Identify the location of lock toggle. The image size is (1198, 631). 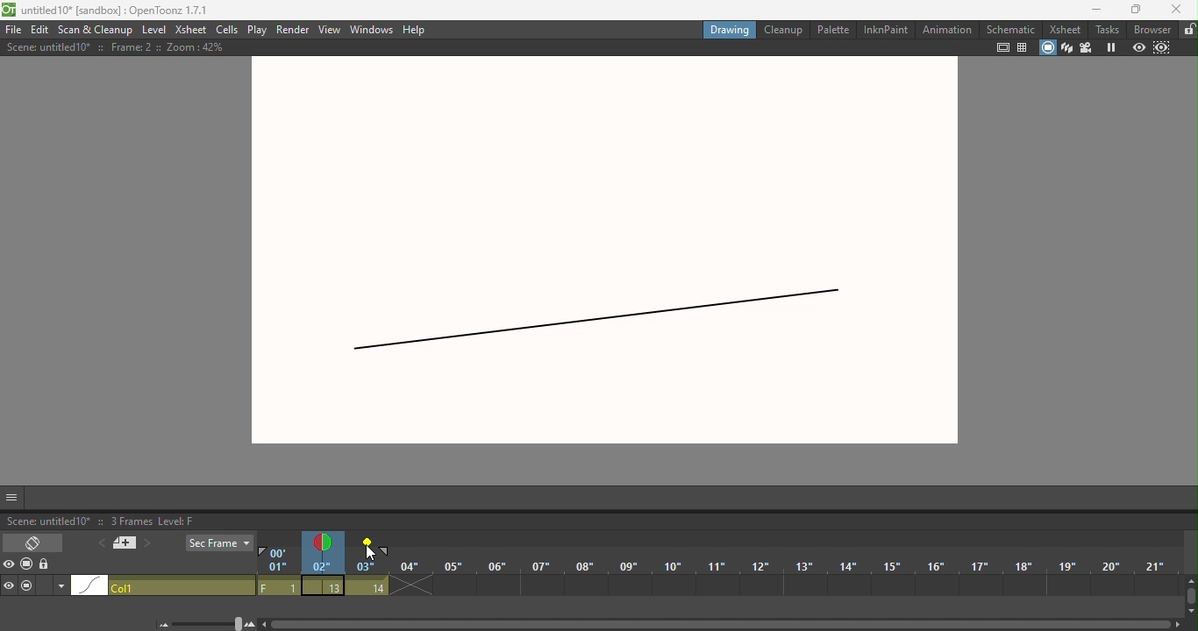
(46, 567).